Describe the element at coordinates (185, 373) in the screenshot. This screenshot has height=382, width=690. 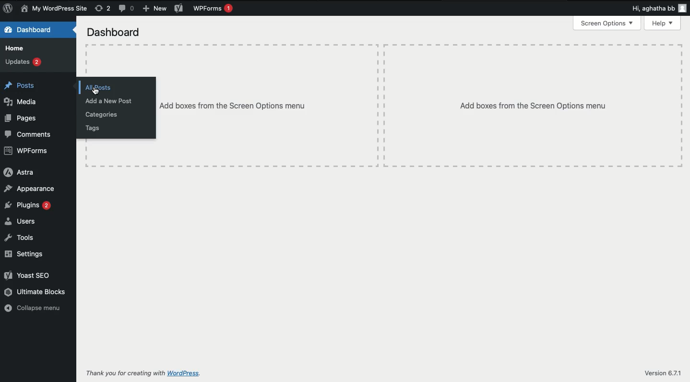
I see `wordpress` at that location.